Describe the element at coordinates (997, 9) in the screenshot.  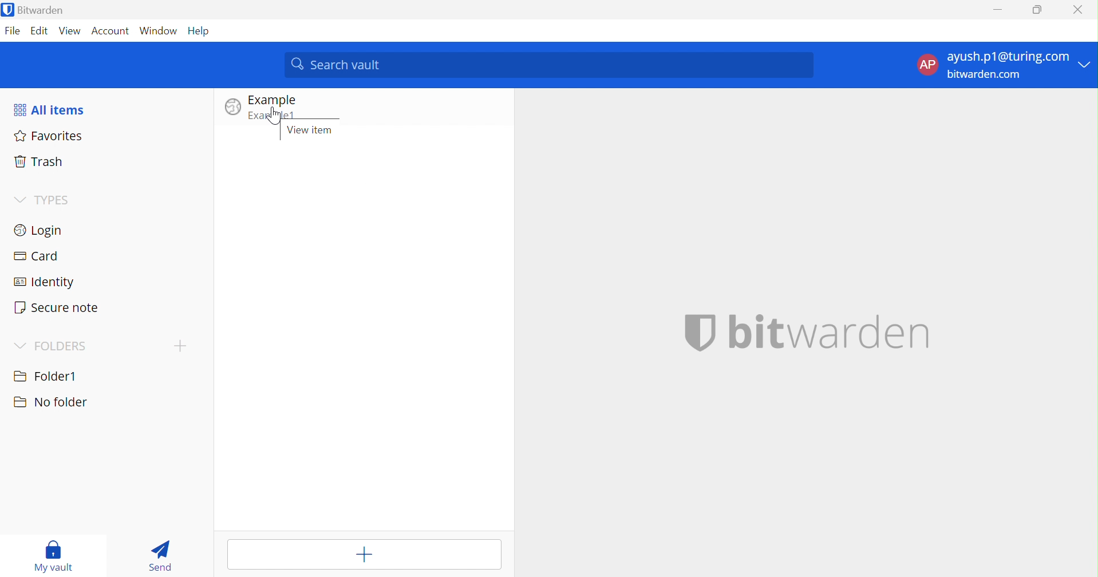
I see `Minimize` at that location.